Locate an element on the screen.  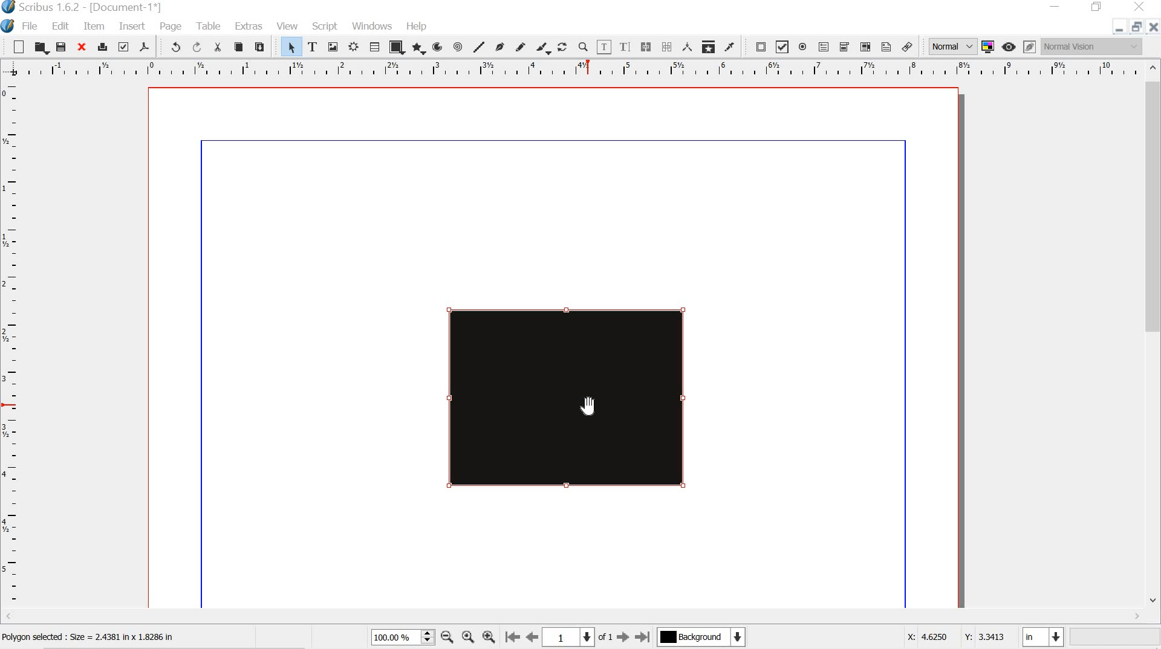
x: 4.6250  y:3.3413 is located at coordinates (955, 636).